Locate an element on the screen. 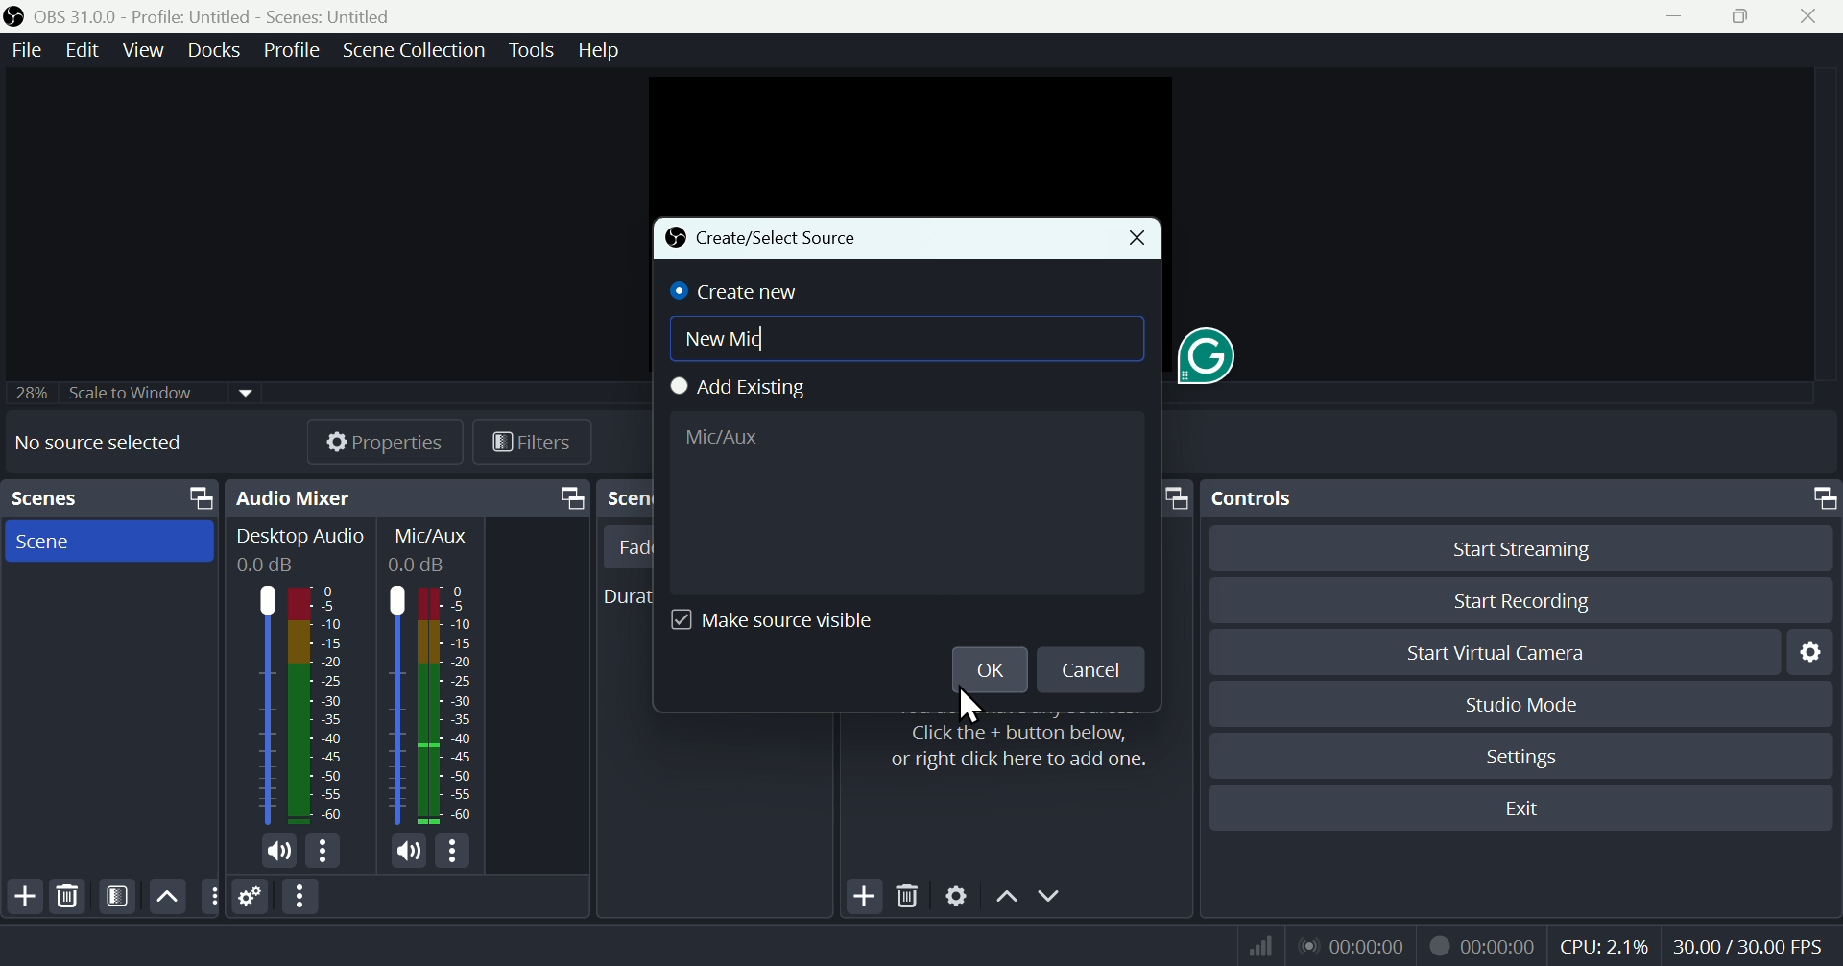  Frame Per Second is located at coordinates (1748, 948).